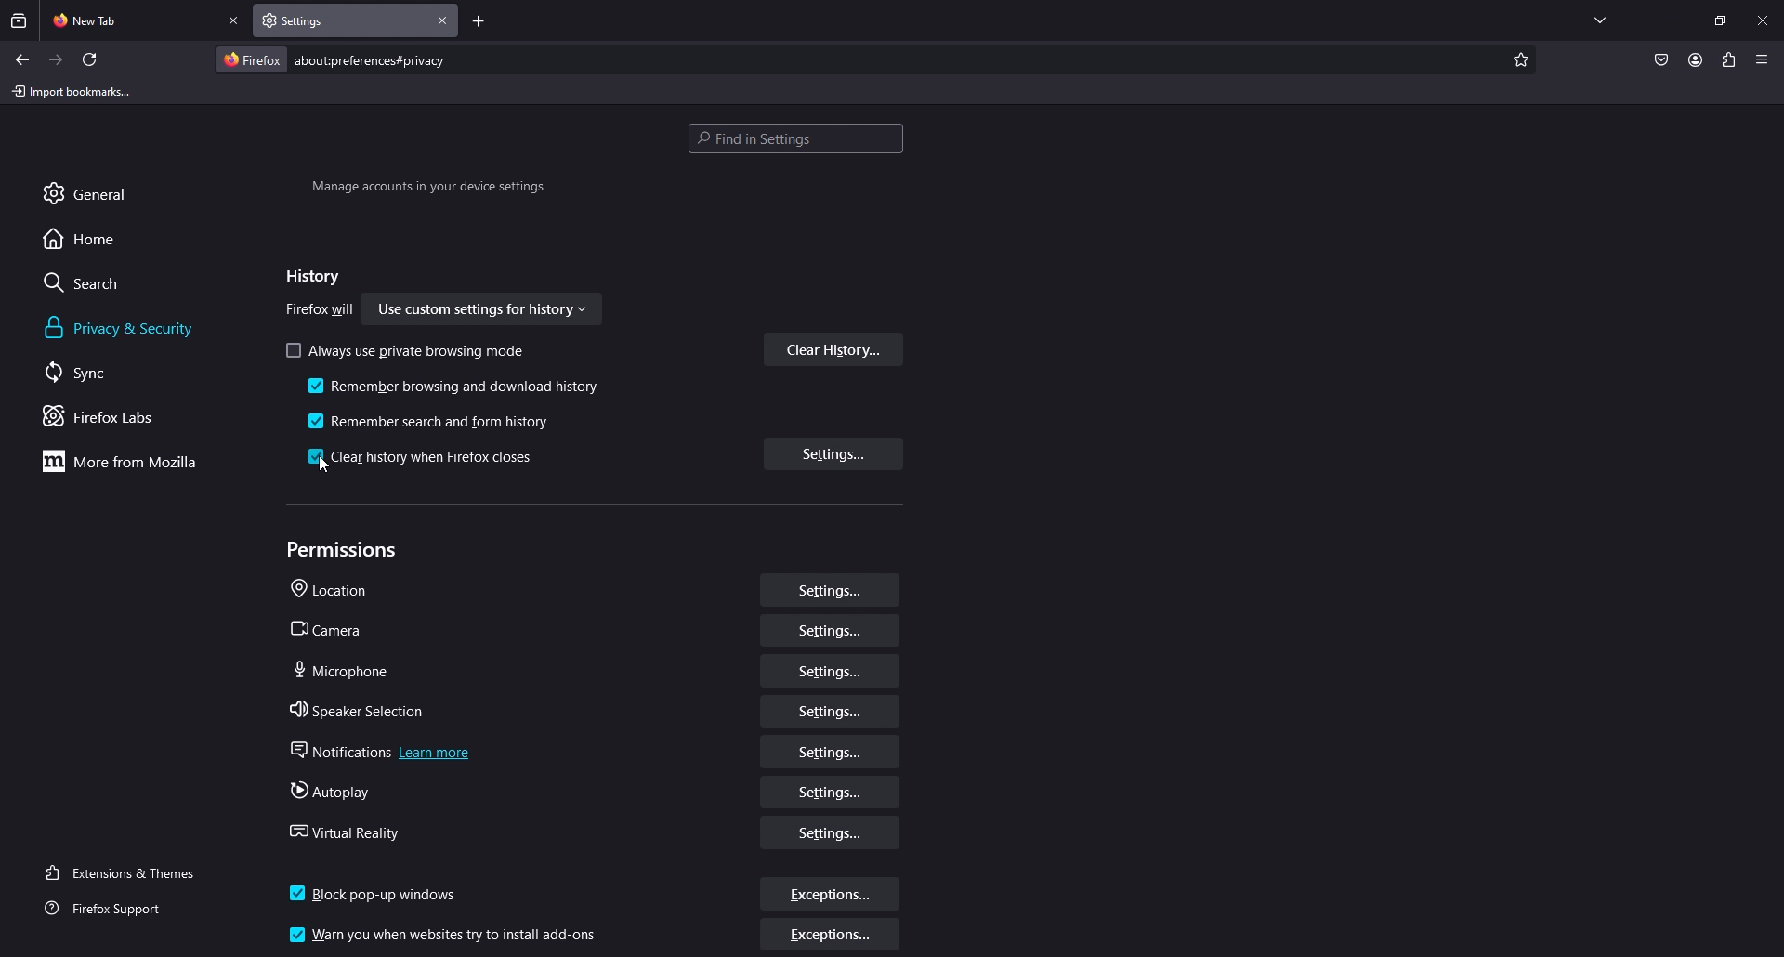 The height and width of the screenshot is (957, 1784). I want to click on camera, so click(330, 628).